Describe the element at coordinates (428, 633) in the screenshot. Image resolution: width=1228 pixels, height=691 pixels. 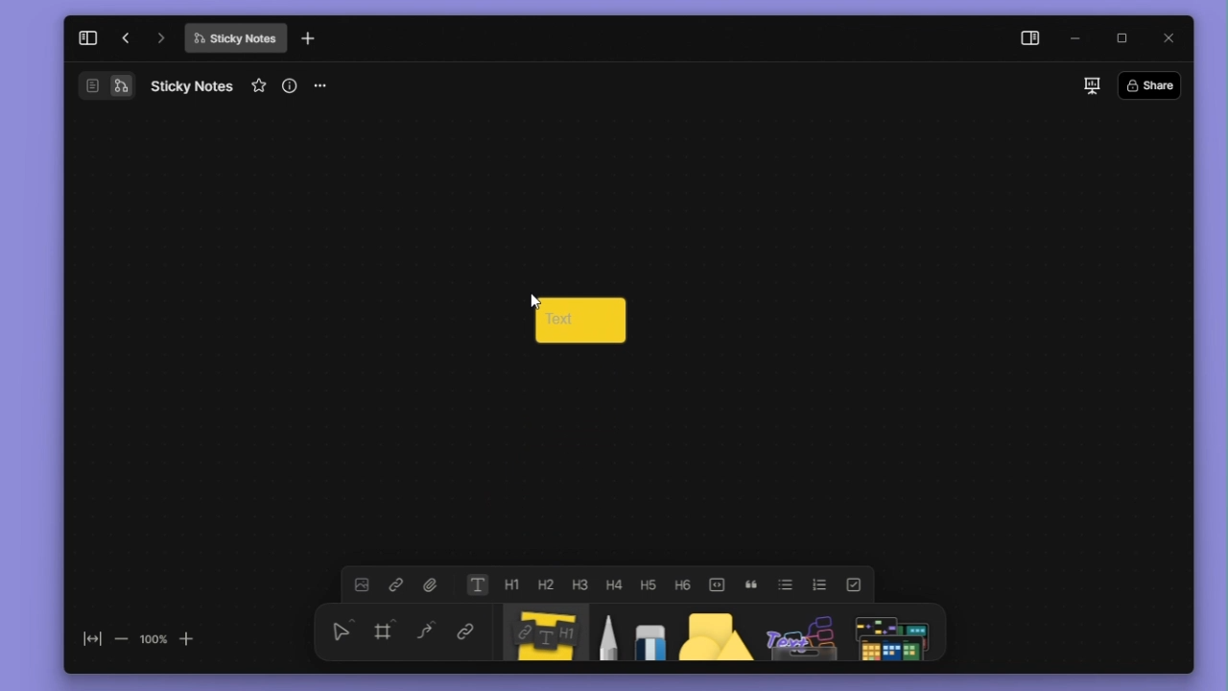
I see `curve` at that location.